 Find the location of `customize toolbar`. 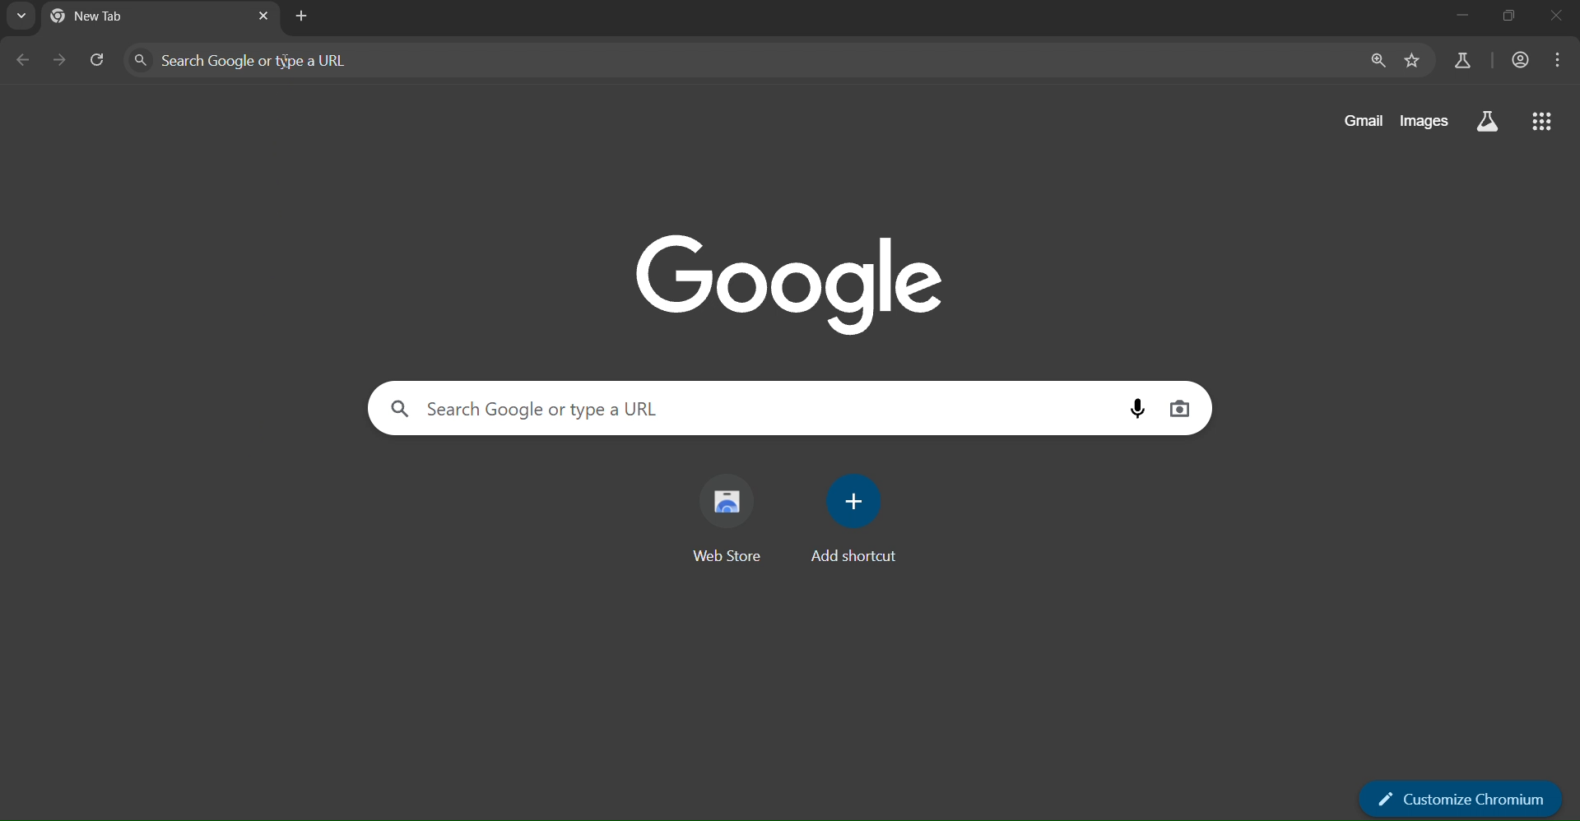

customize toolbar is located at coordinates (1462, 800).